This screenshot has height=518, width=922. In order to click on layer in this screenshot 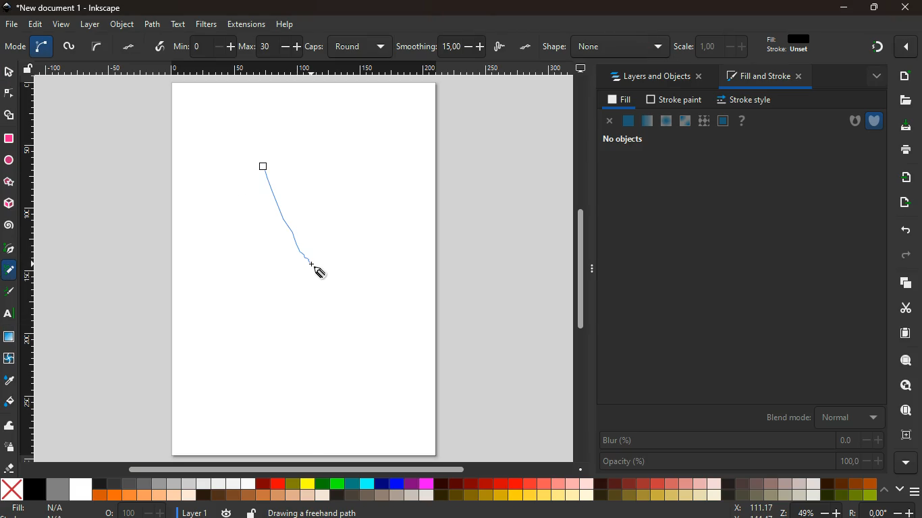, I will do `click(196, 513)`.